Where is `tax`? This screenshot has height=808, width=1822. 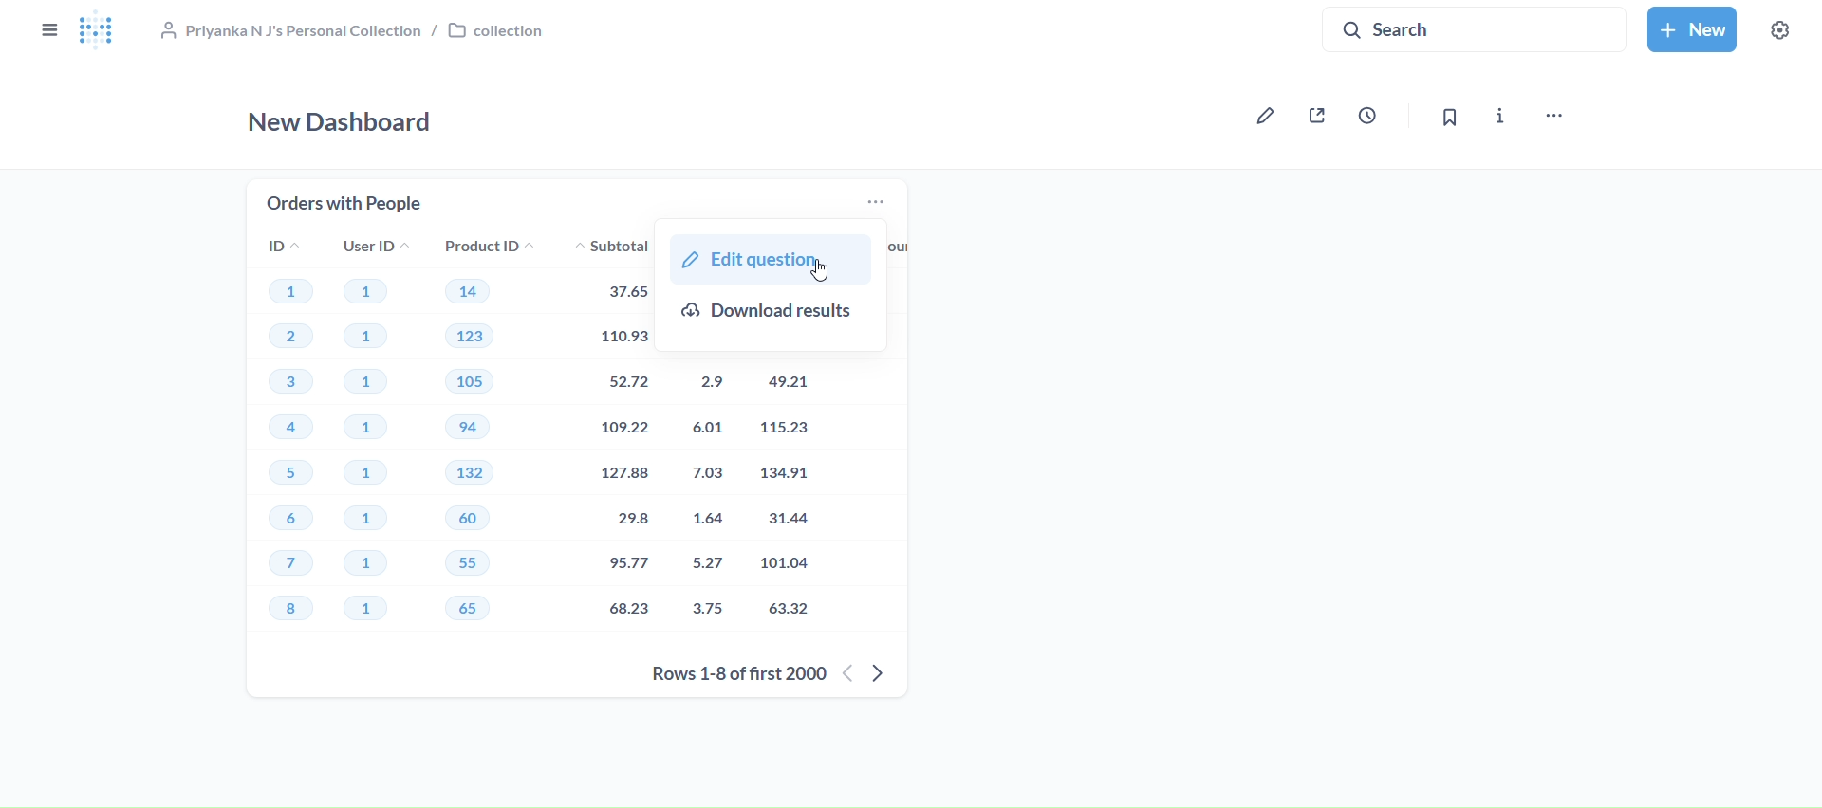
tax is located at coordinates (707, 493).